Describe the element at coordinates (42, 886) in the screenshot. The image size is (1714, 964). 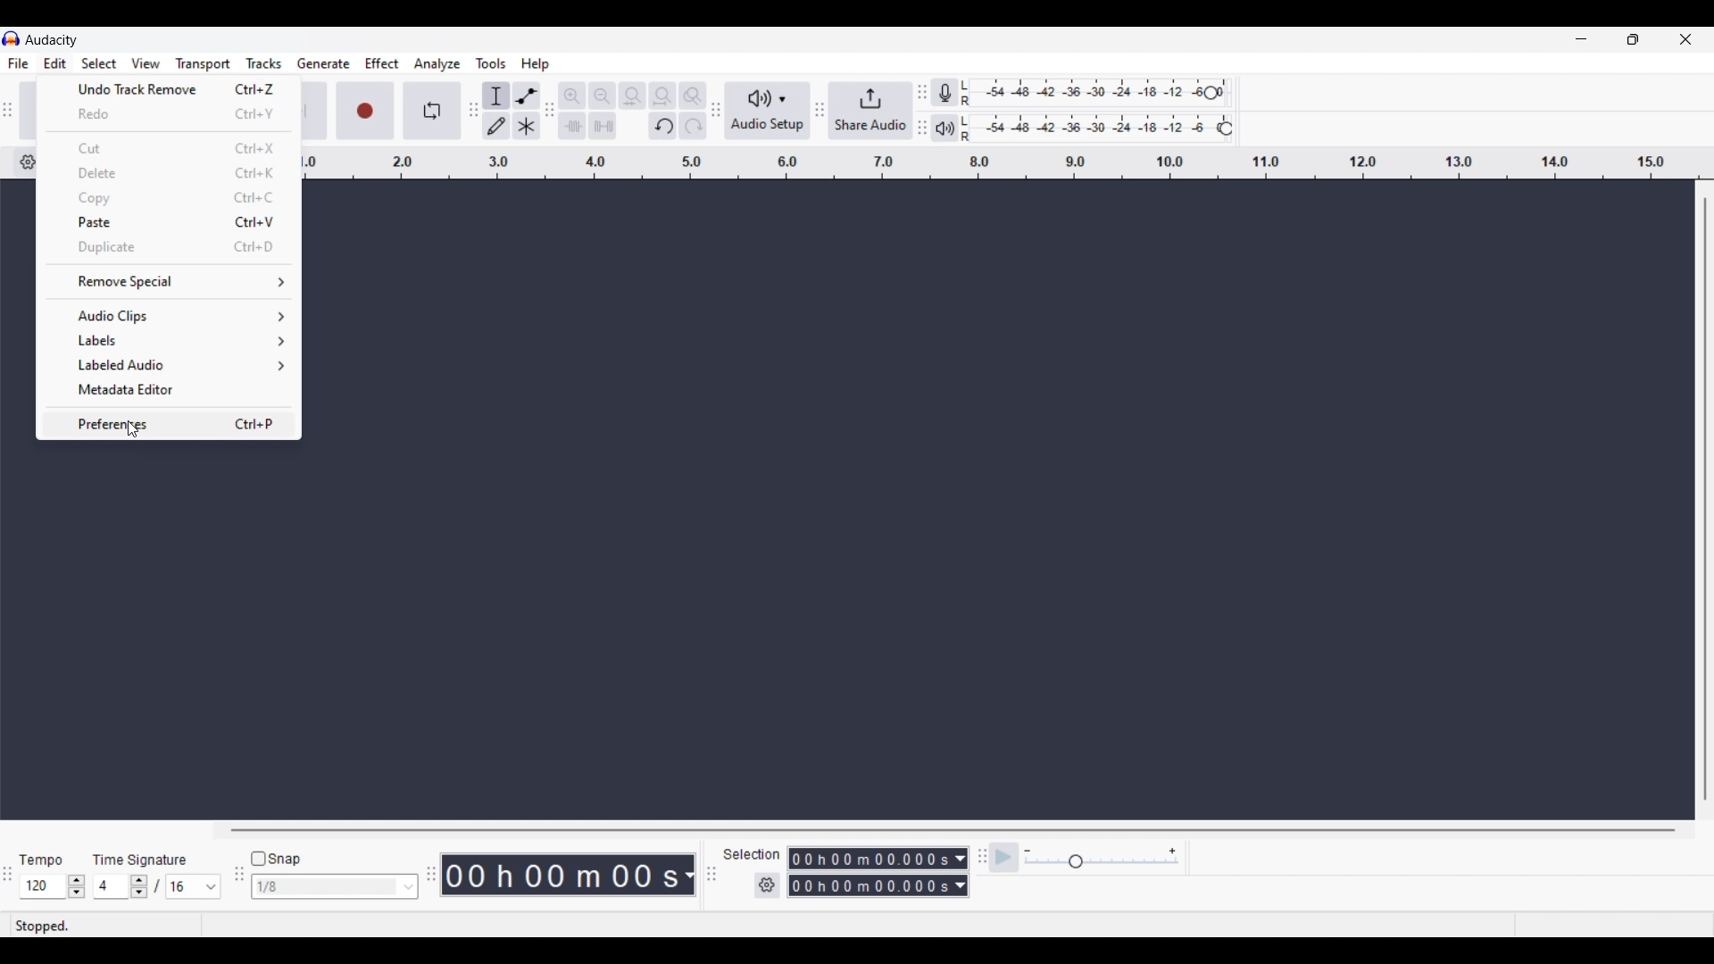
I see `Selected tempo` at that location.